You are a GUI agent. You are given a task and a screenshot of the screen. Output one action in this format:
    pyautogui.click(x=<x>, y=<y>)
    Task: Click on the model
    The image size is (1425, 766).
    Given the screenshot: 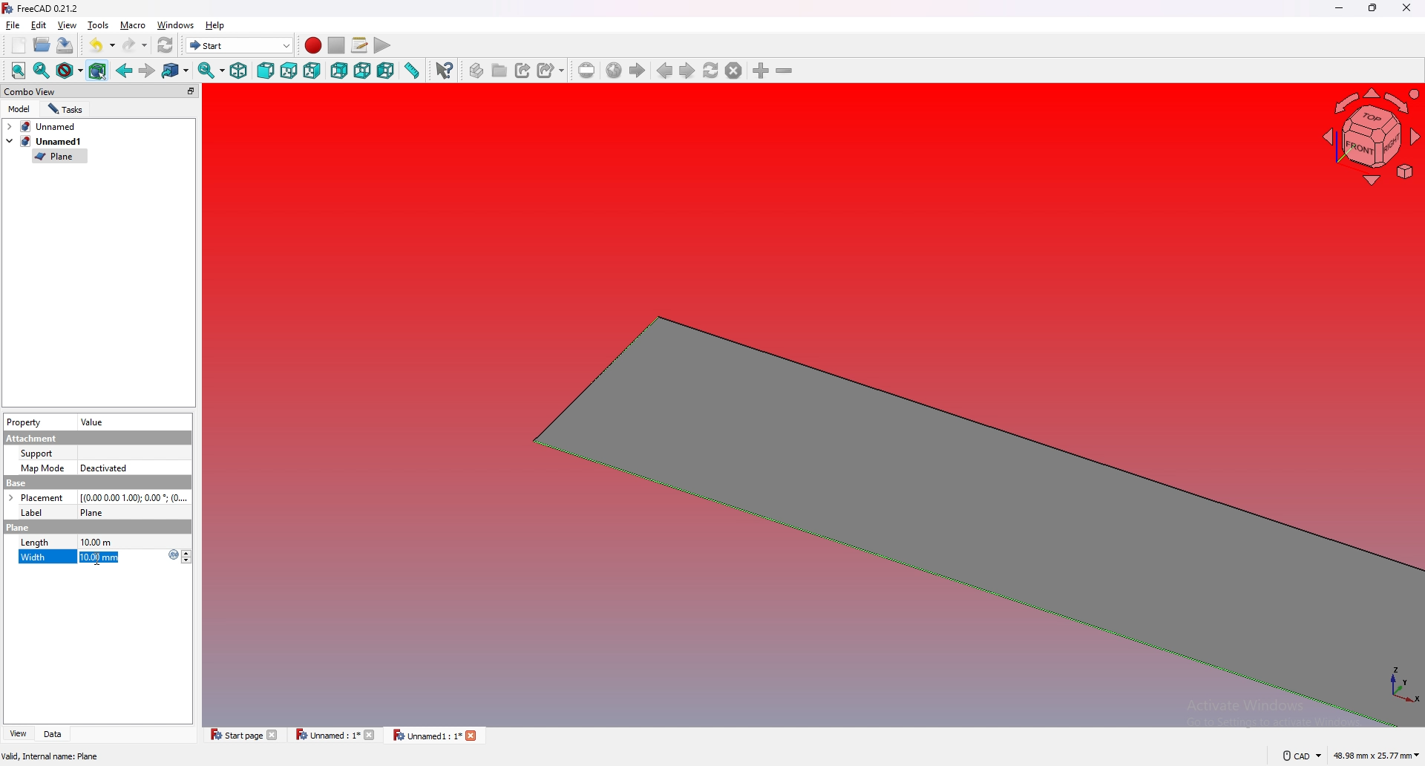 What is the action you would take?
    pyautogui.click(x=20, y=109)
    